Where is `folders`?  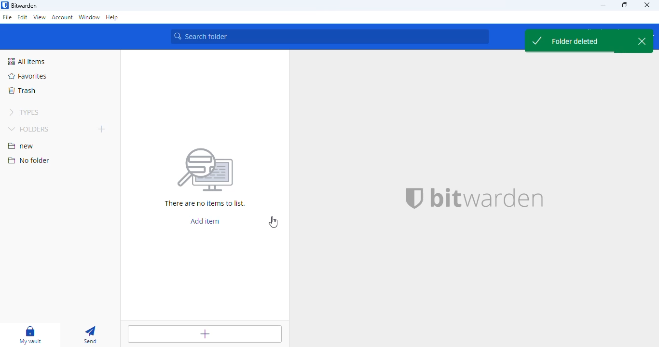
folders is located at coordinates (29, 129).